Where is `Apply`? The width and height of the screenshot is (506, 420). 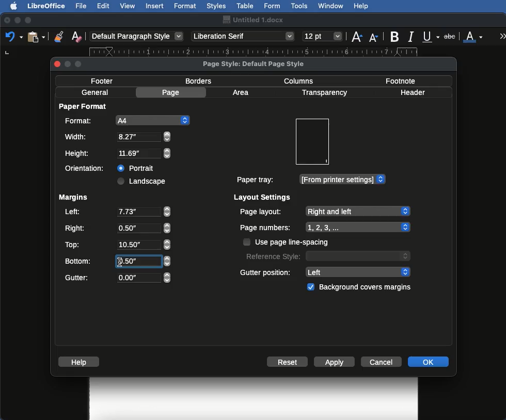 Apply is located at coordinates (335, 363).